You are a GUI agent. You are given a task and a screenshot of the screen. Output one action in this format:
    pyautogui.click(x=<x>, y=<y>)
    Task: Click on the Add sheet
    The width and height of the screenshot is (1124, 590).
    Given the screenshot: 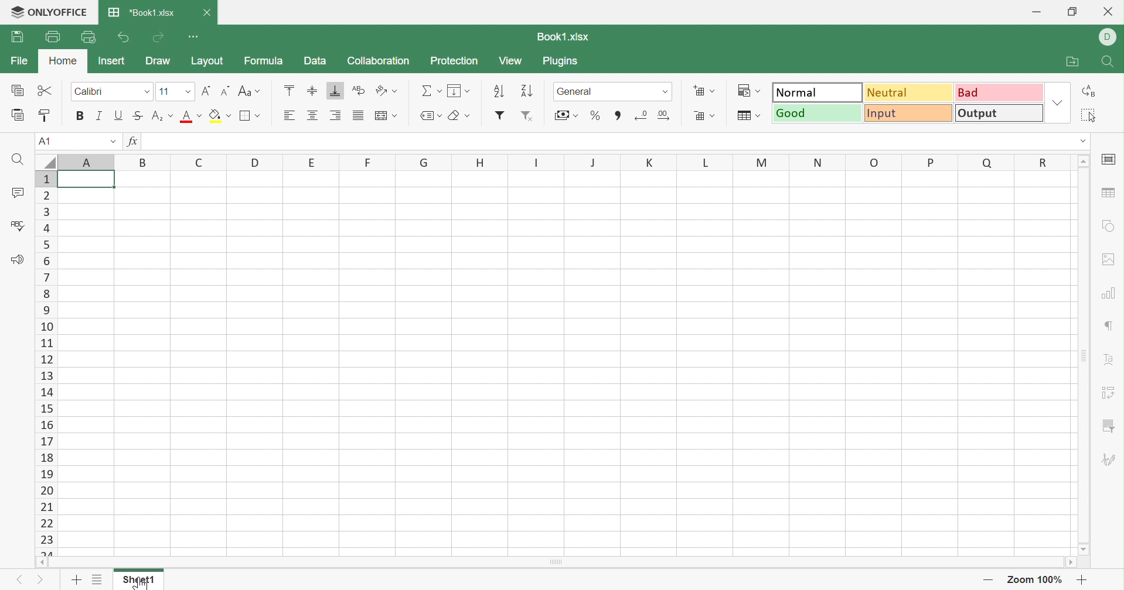 What is the action you would take?
    pyautogui.click(x=76, y=579)
    